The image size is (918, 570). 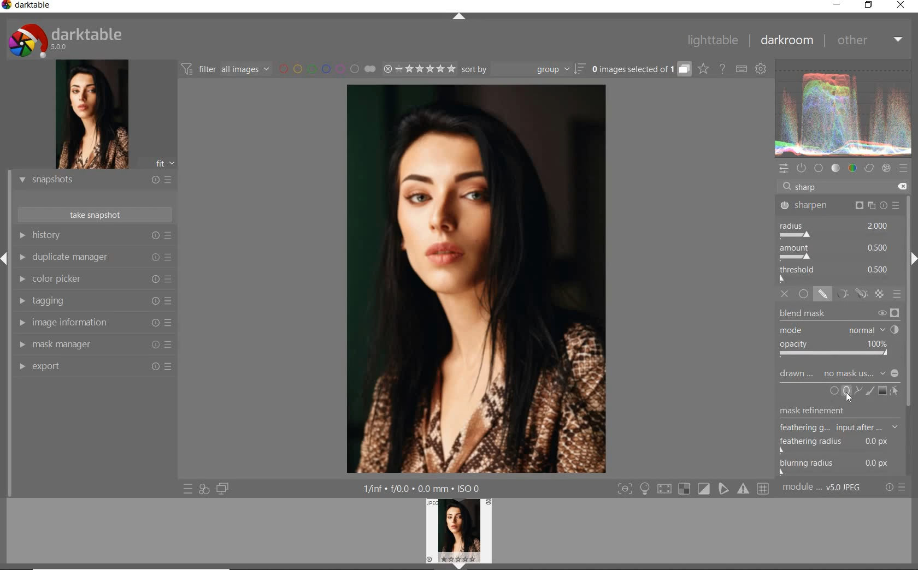 What do you see at coordinates (835, 168) in the screenshot?
I see `tone` at bounding box center [835, 168].